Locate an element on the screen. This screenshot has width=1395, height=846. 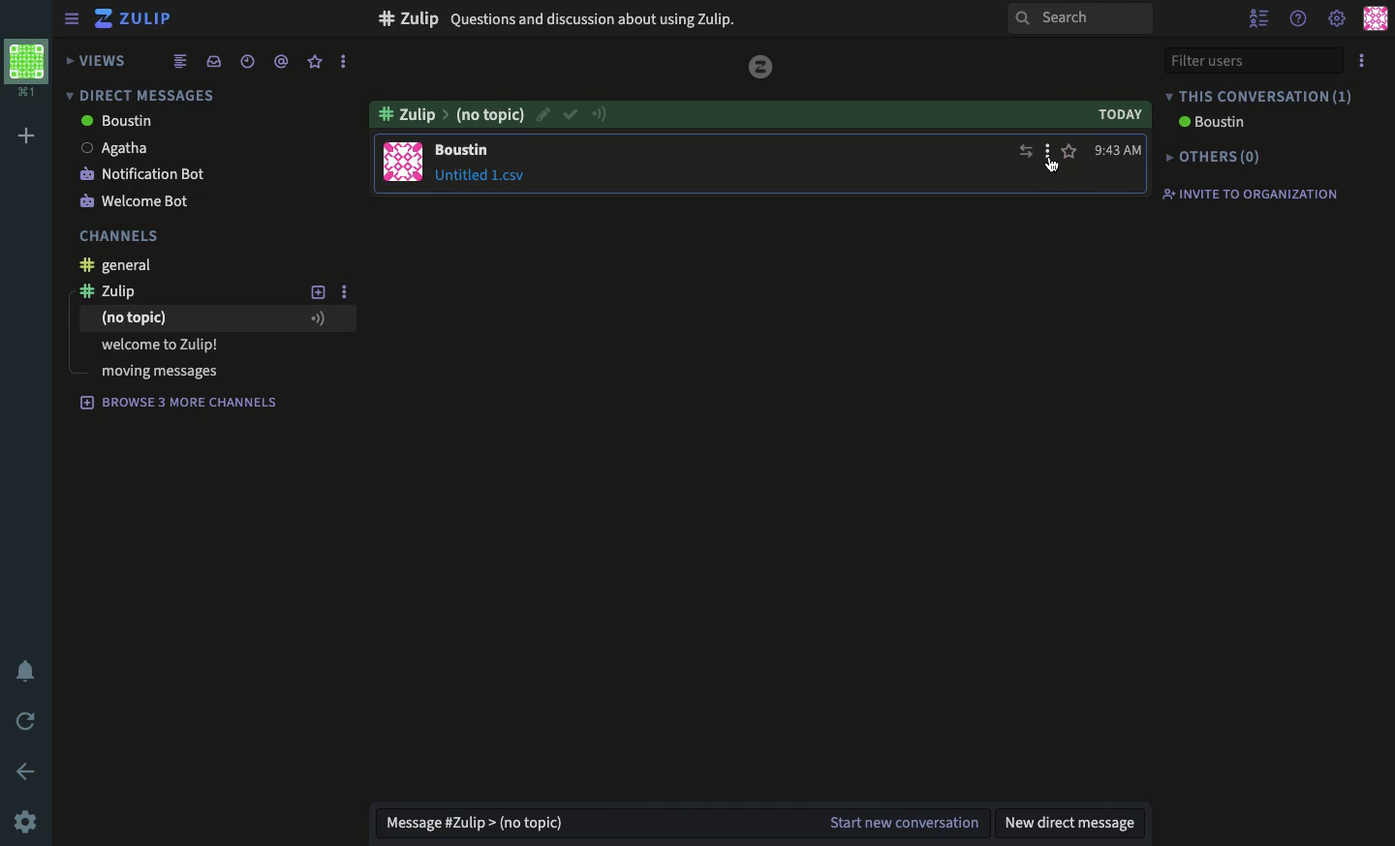
options is located at coordinates (344, 294).